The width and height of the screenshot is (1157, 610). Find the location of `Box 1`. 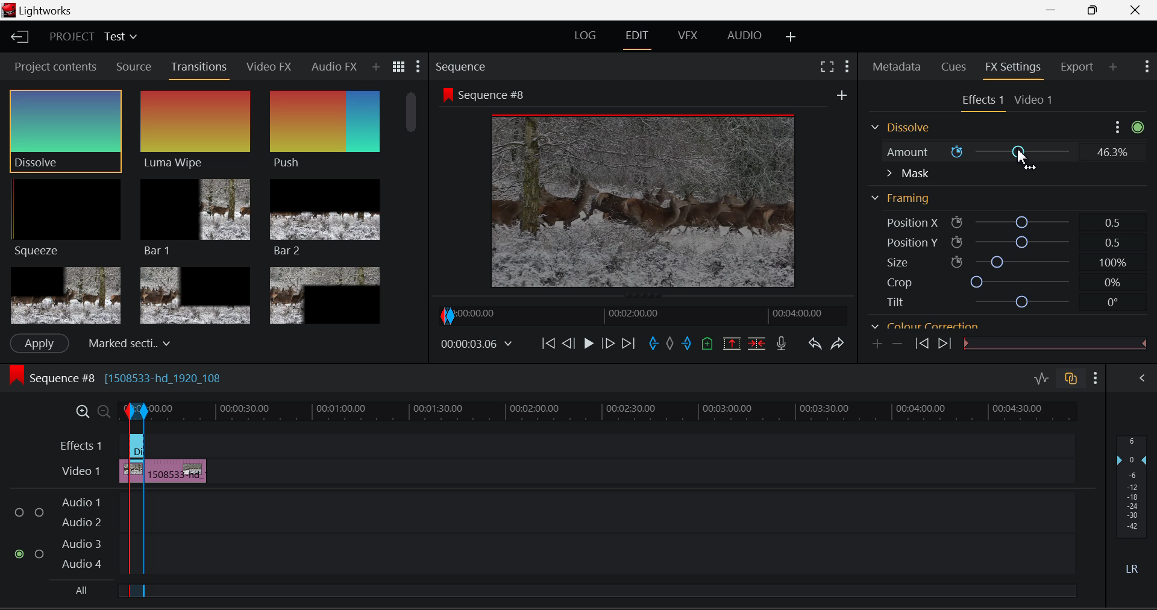

Box 1 is located at coordinates (64, 296).